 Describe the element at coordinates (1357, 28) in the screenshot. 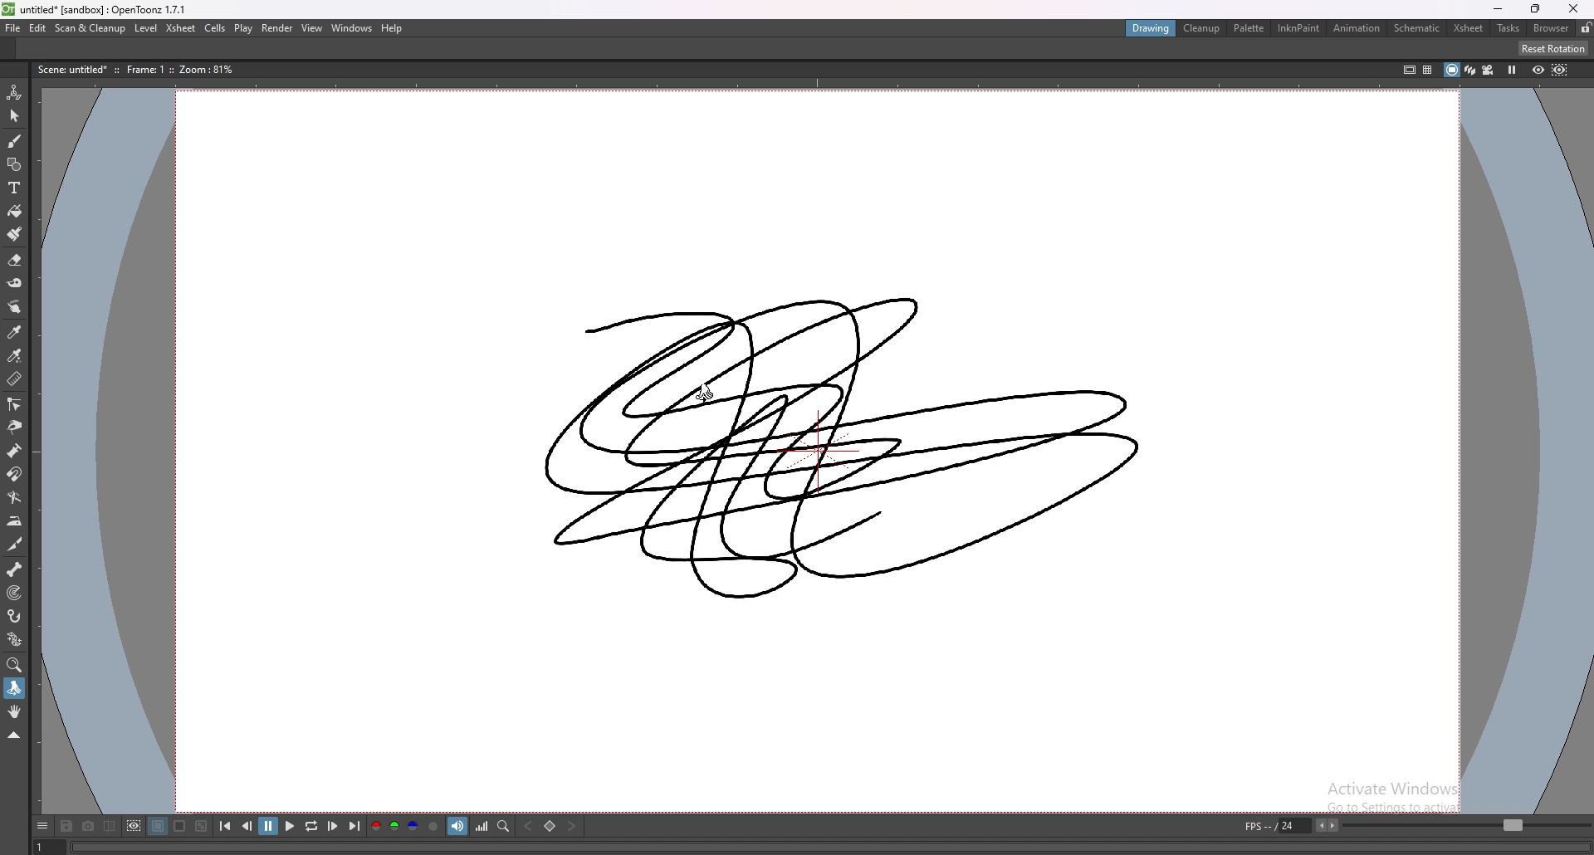

I see `animation` at that location.